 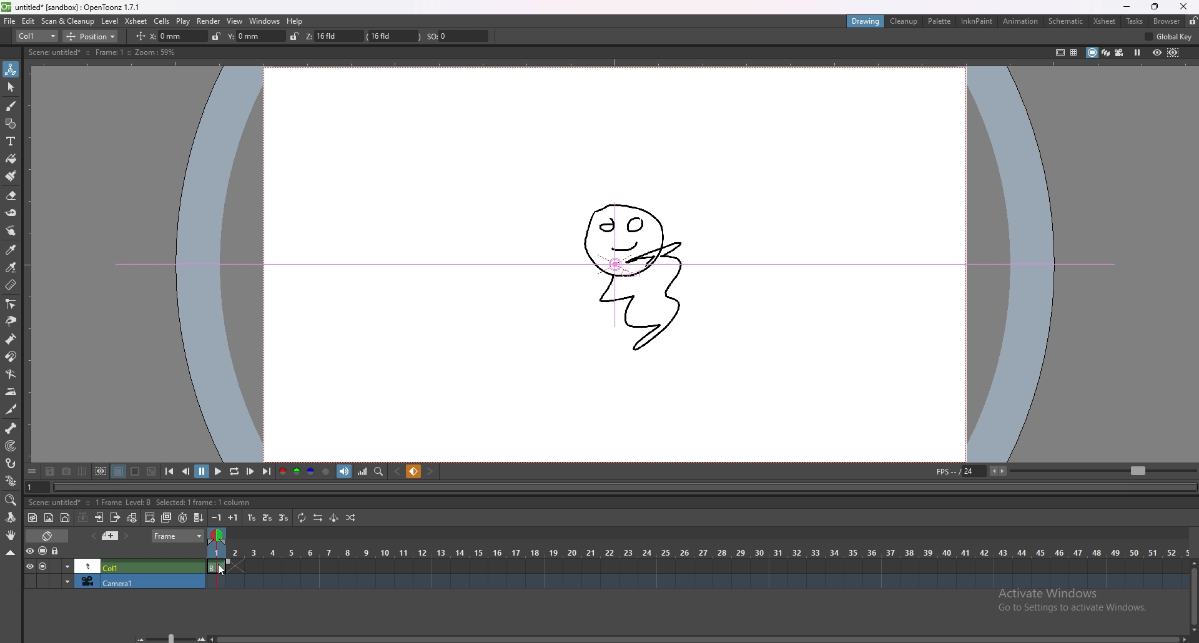 I want to click on column 1 timeline, so click(x=696, y=567).